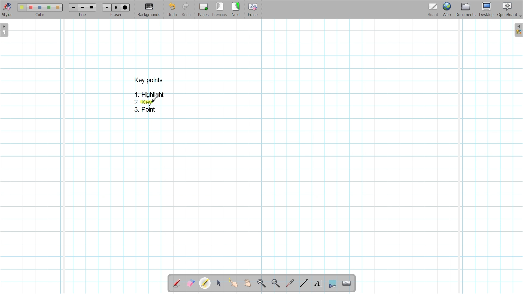 The image size is (523, 294). What do you see at coordinates (116, 7) in the screenshot?
I see `eraser 2` at bounding box center [116, 7].